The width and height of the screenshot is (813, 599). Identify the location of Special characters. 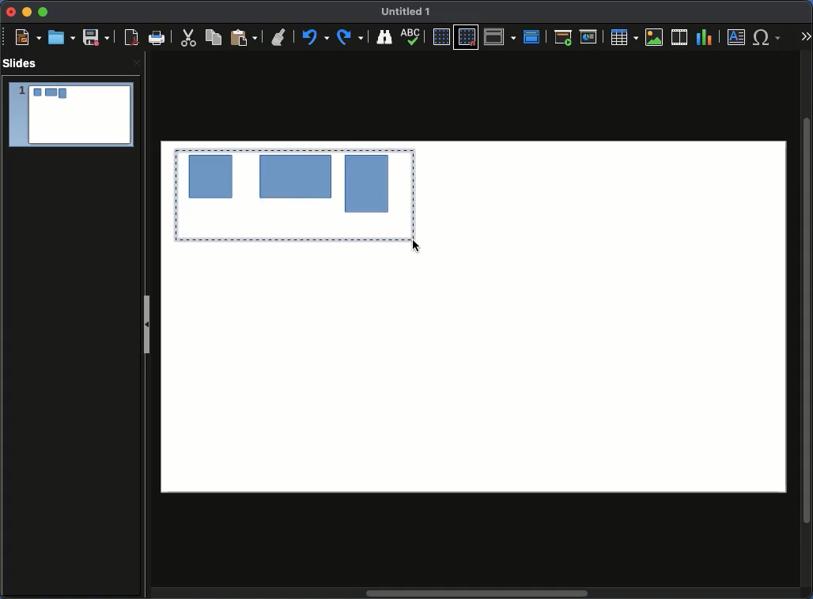
(767, 37).